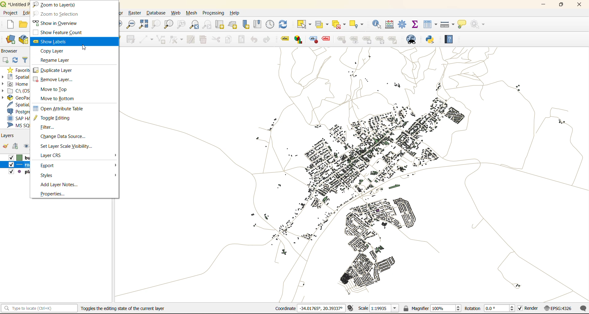  What do you see at coordinates (241, 40) in the screenshot?
I see `paste` at bounding box center [241, 40].